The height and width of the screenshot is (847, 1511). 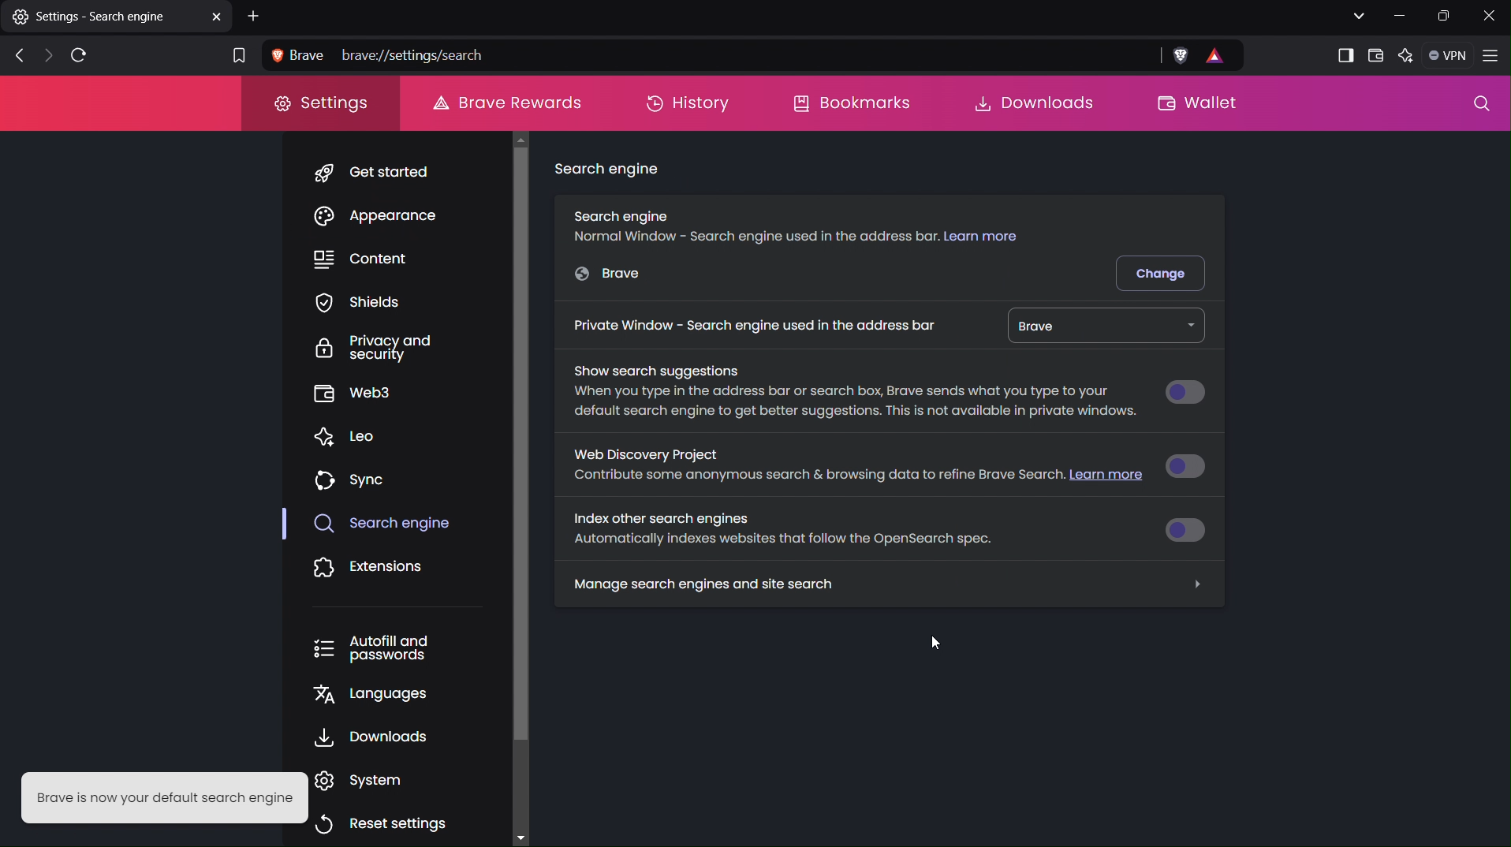 What do you see at coordinates (77, 56) in the screenshot?
I see `Refresh` at bounding box center [77, 56].